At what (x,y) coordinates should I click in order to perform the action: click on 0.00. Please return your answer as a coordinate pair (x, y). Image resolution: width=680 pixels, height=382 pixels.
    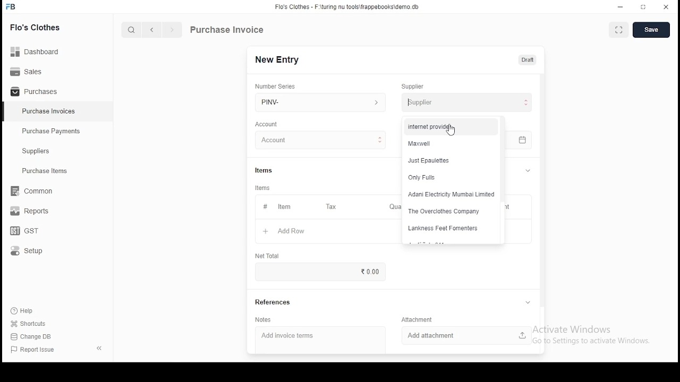
    Looking at the image, I should click on (368, 271).